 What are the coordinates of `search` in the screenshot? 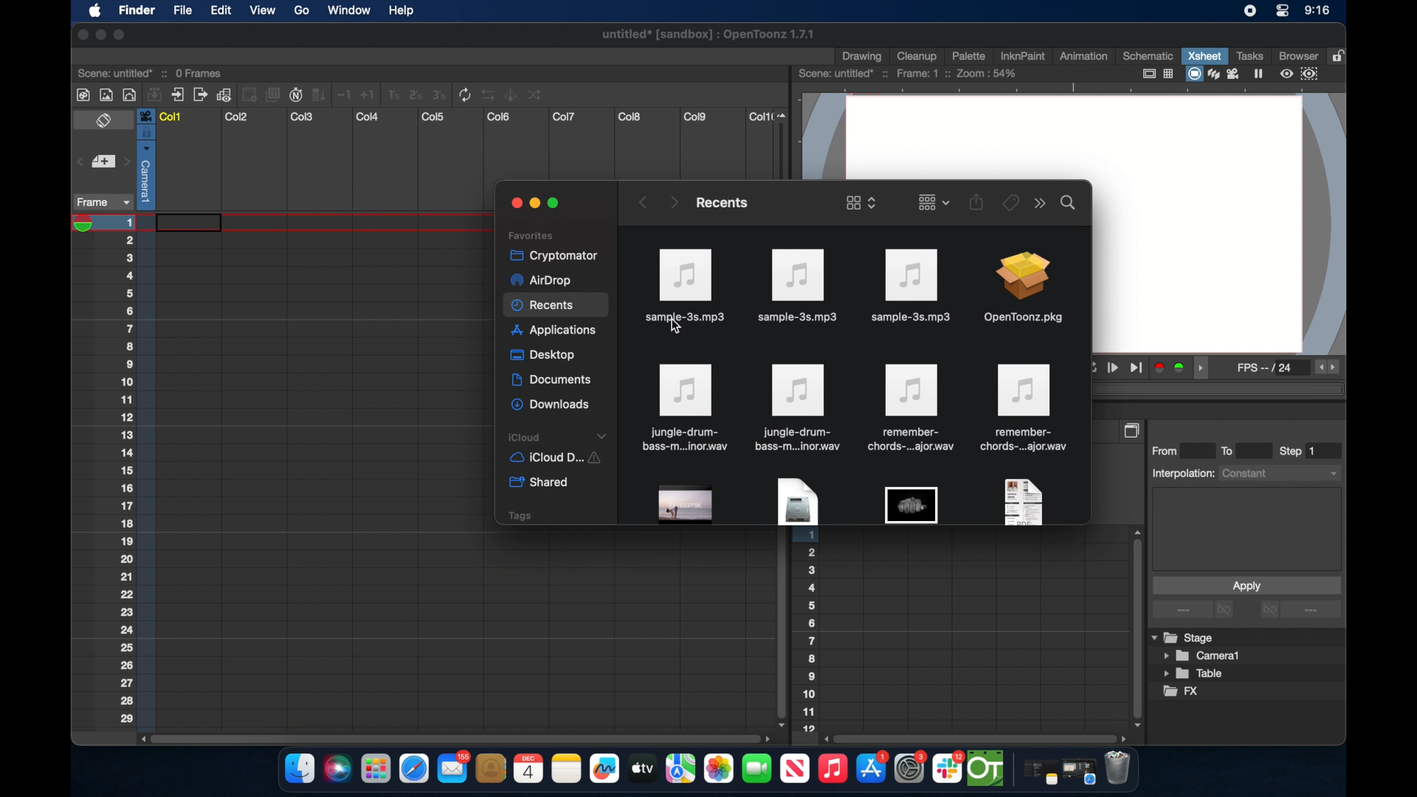 It's located at (1069, 201).